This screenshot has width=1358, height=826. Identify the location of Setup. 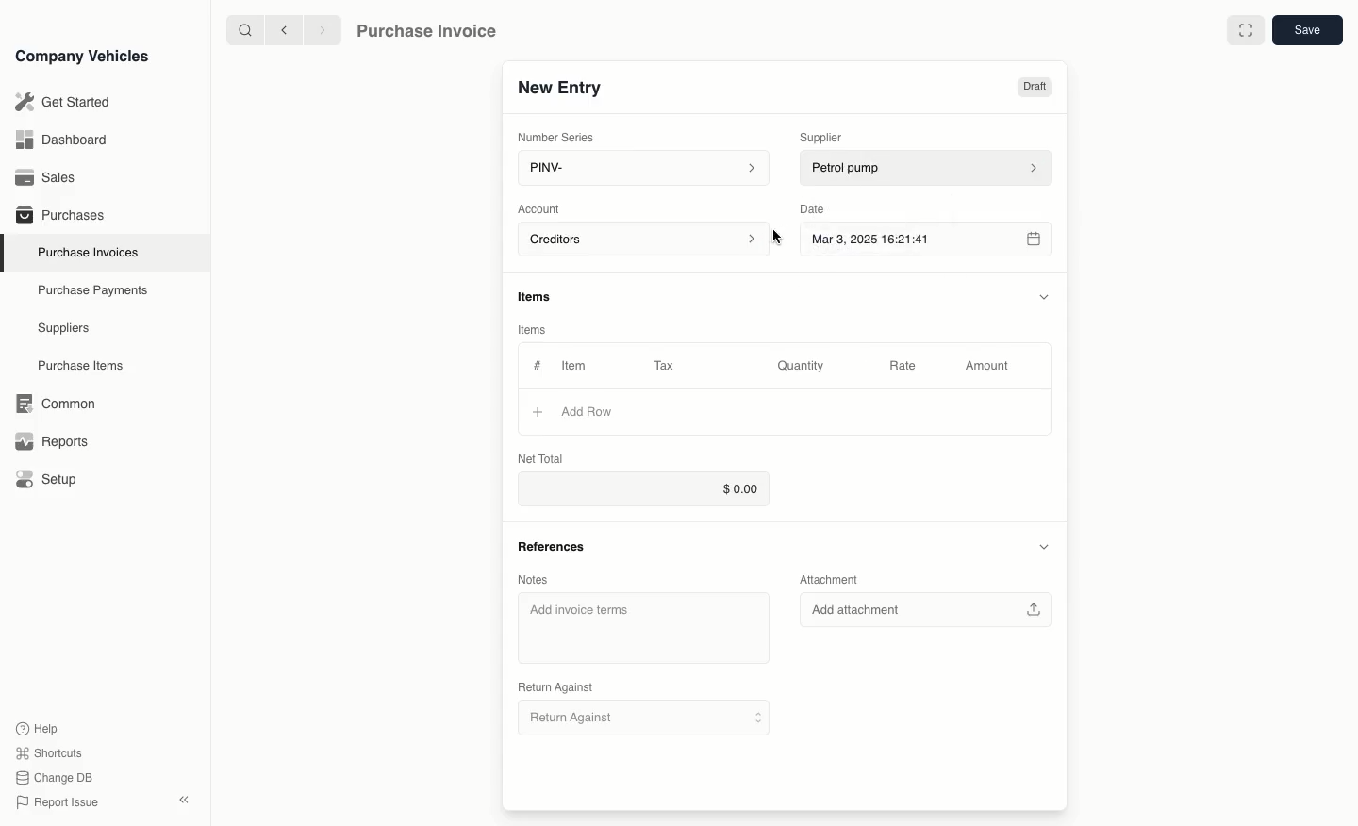
(50, 480).